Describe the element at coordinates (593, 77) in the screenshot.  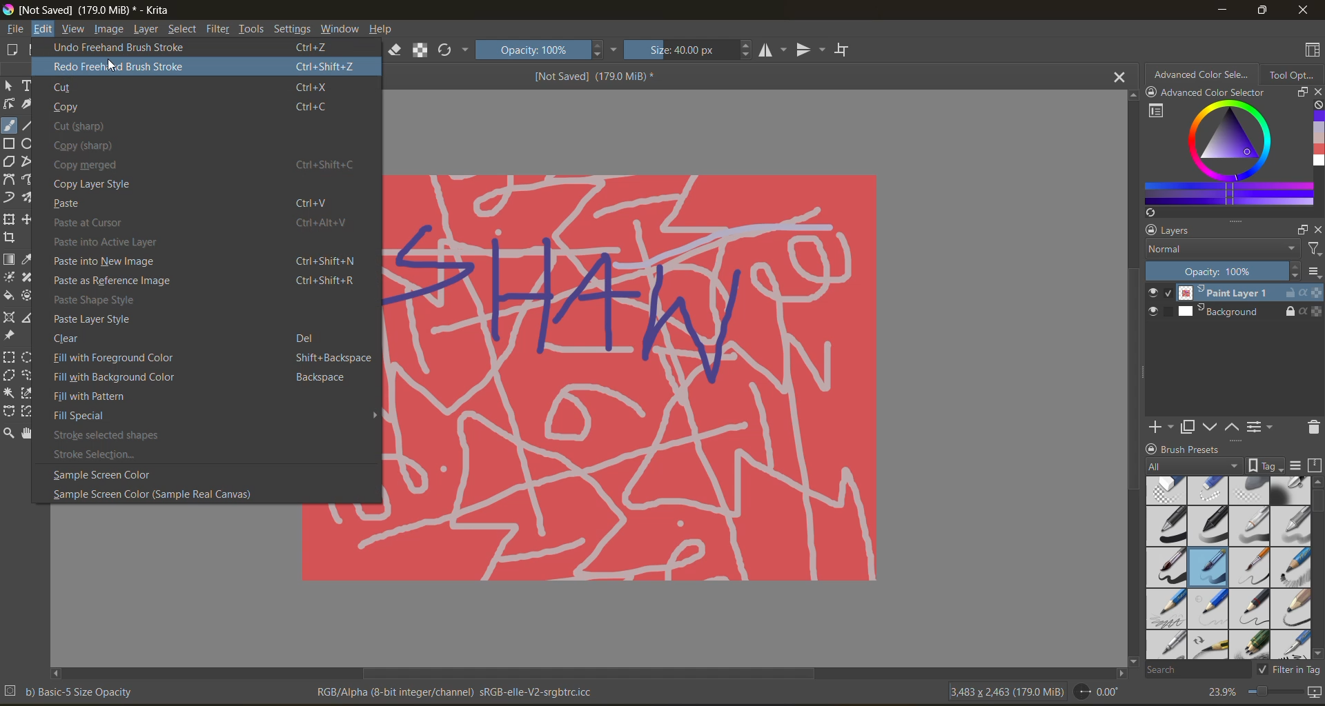
I see `[Not Saved] (179.0 MiB) *` at that location.